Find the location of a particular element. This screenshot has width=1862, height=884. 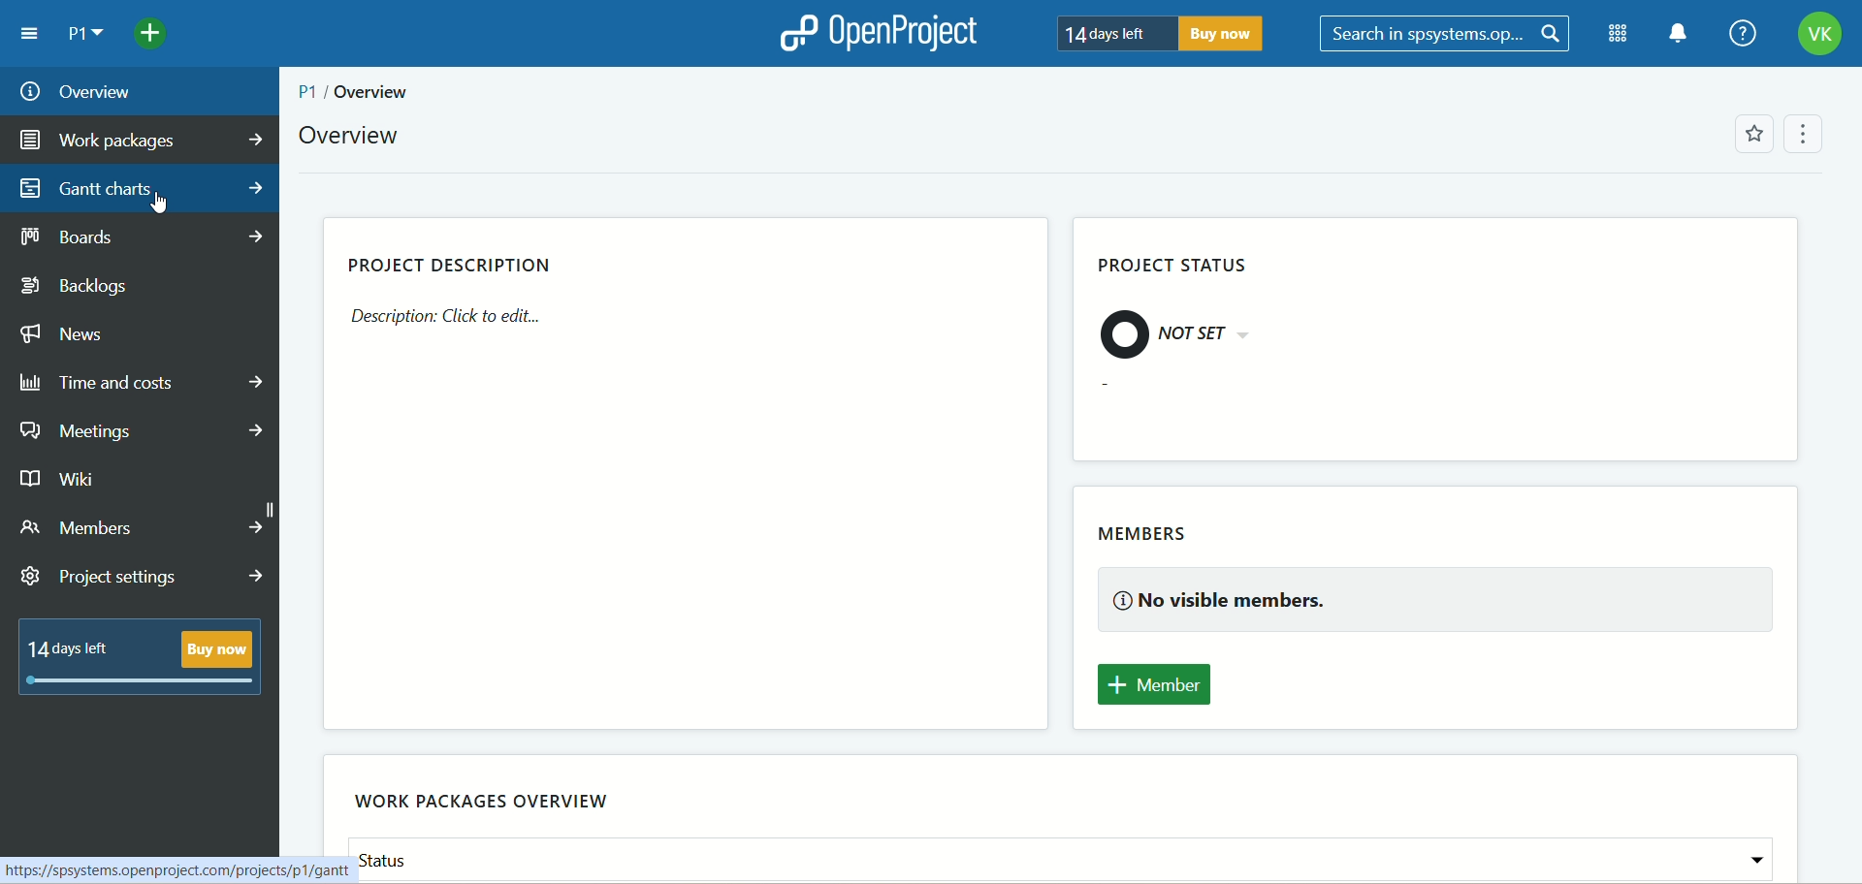

account is located at coordinates (1820, 34).